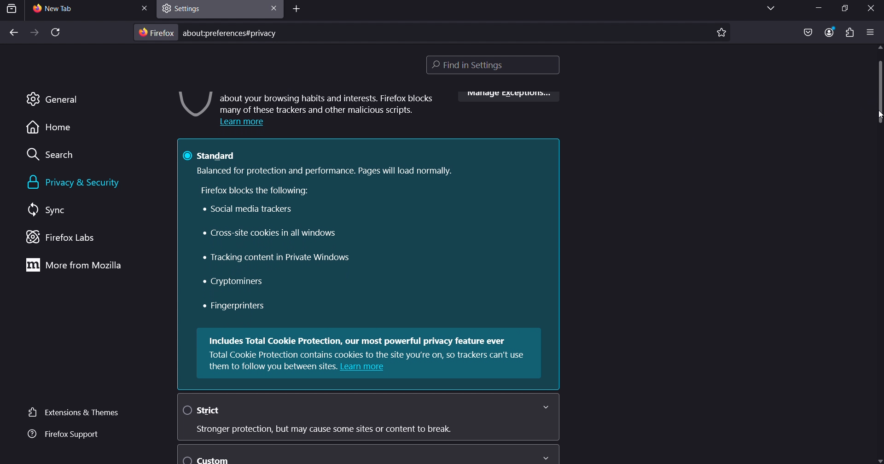 The image size is (884, 464). I want to click on image, so click(196, 101).